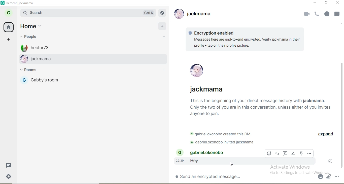  Describe the element at coordinates (77, 13) in the screenshot. I see `search bar` at that location.